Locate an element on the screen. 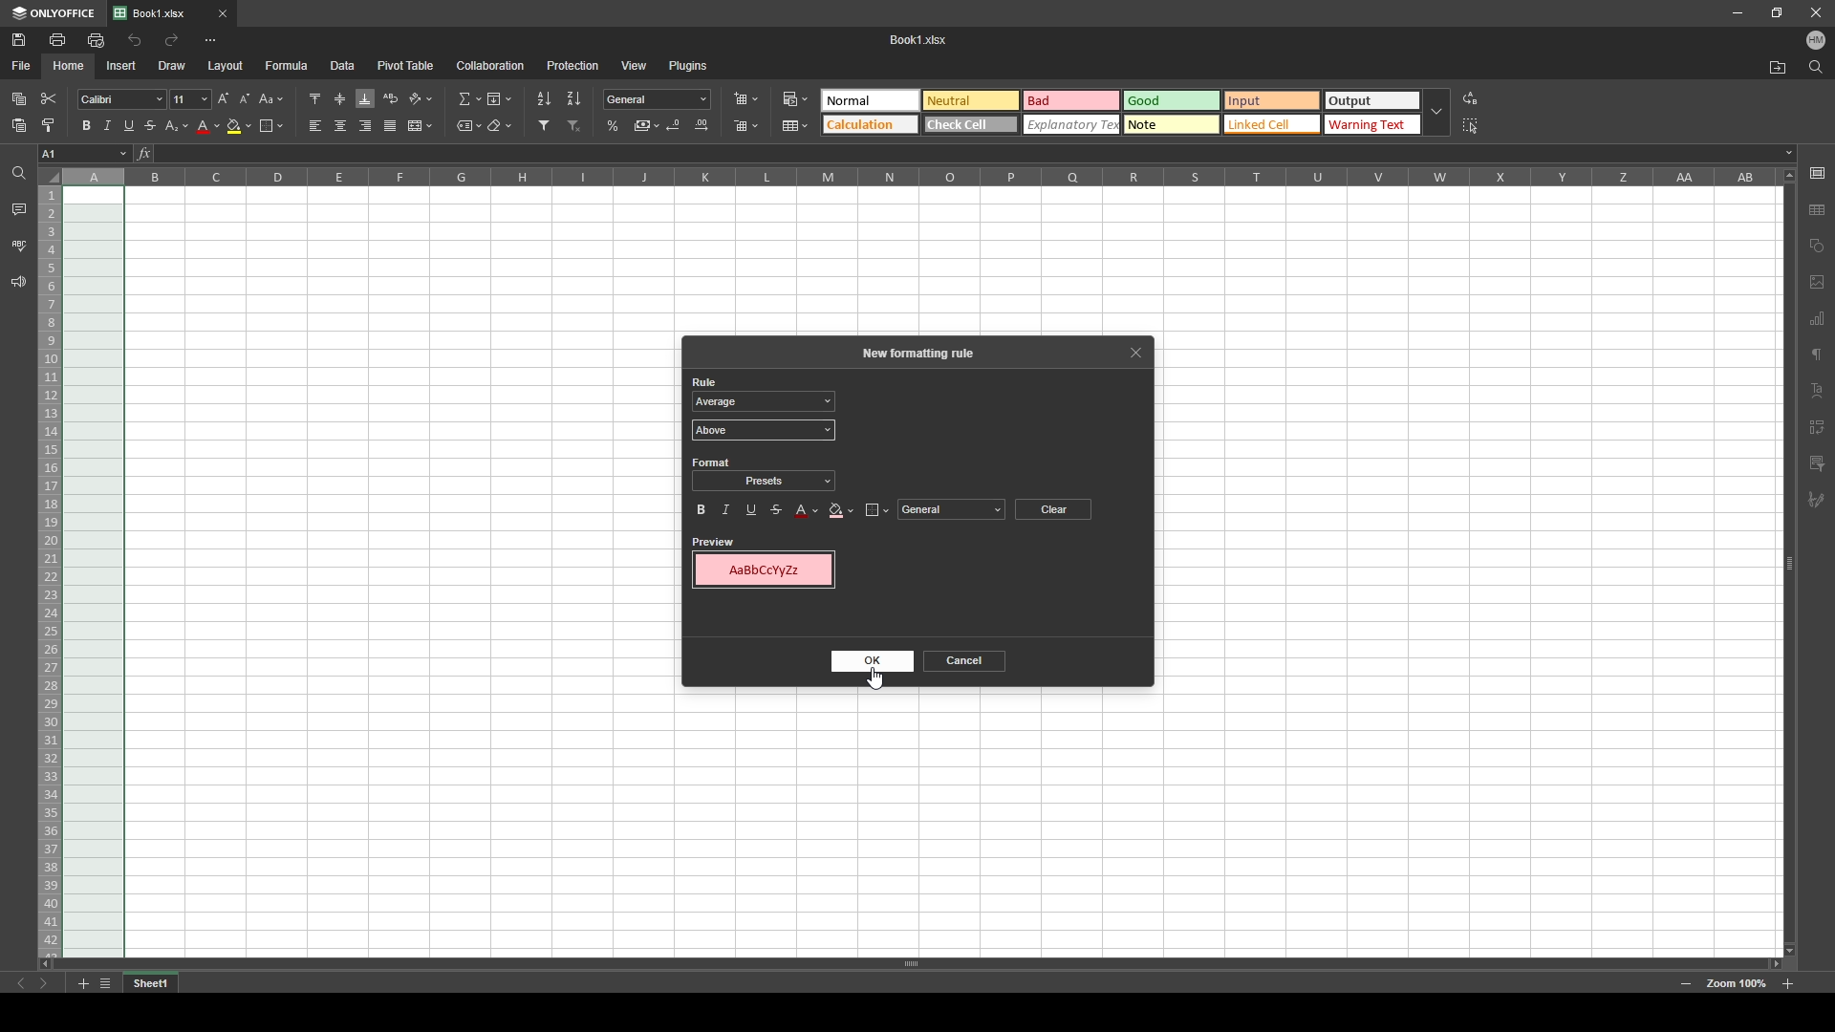  cells is located at coordinates (1467, 514).